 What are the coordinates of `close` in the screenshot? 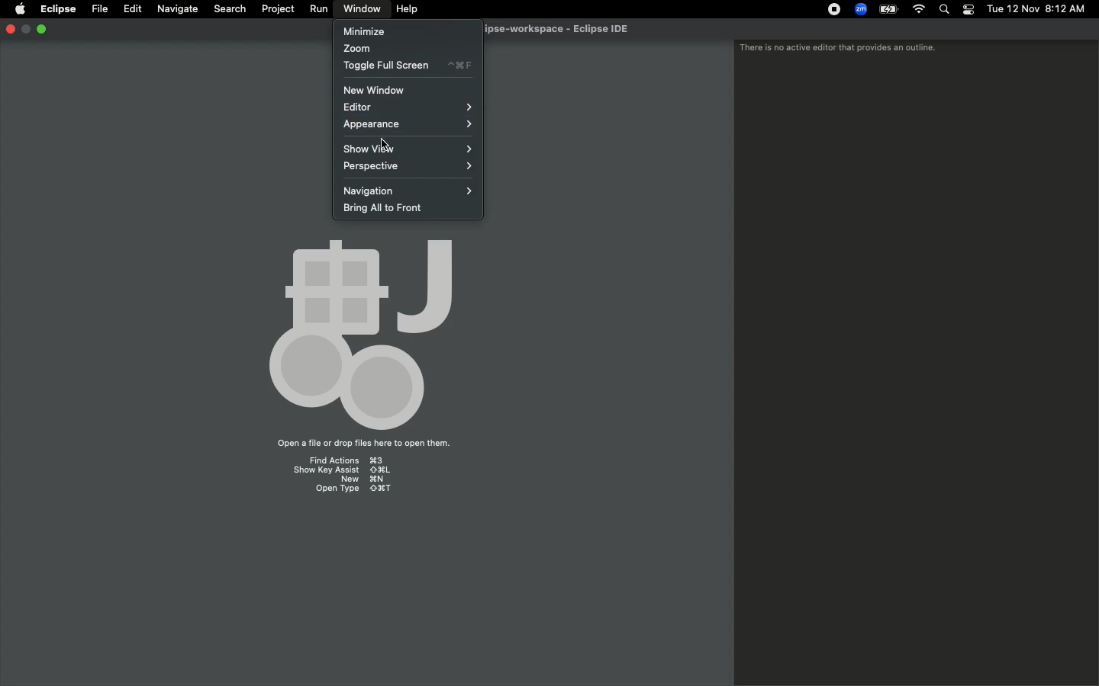 It's located at (10, 30).